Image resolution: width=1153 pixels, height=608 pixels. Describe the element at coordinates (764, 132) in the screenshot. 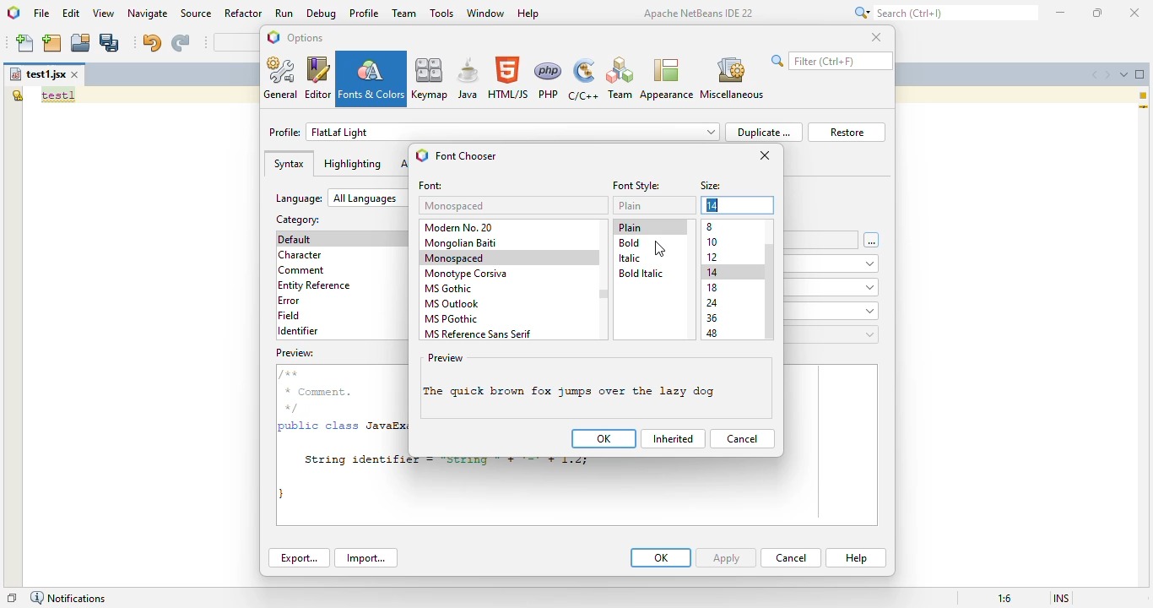

I see `duplicate` at that location.